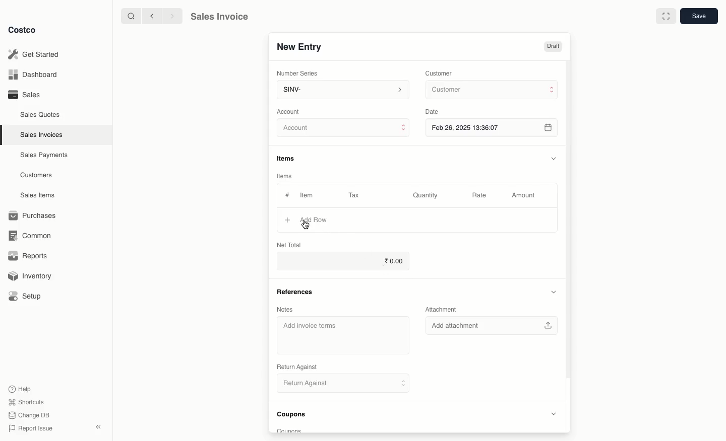  What do you see at coordinates (290, 111) in the screenshot?
I see `‘Account` at bounding box center [290, 111].